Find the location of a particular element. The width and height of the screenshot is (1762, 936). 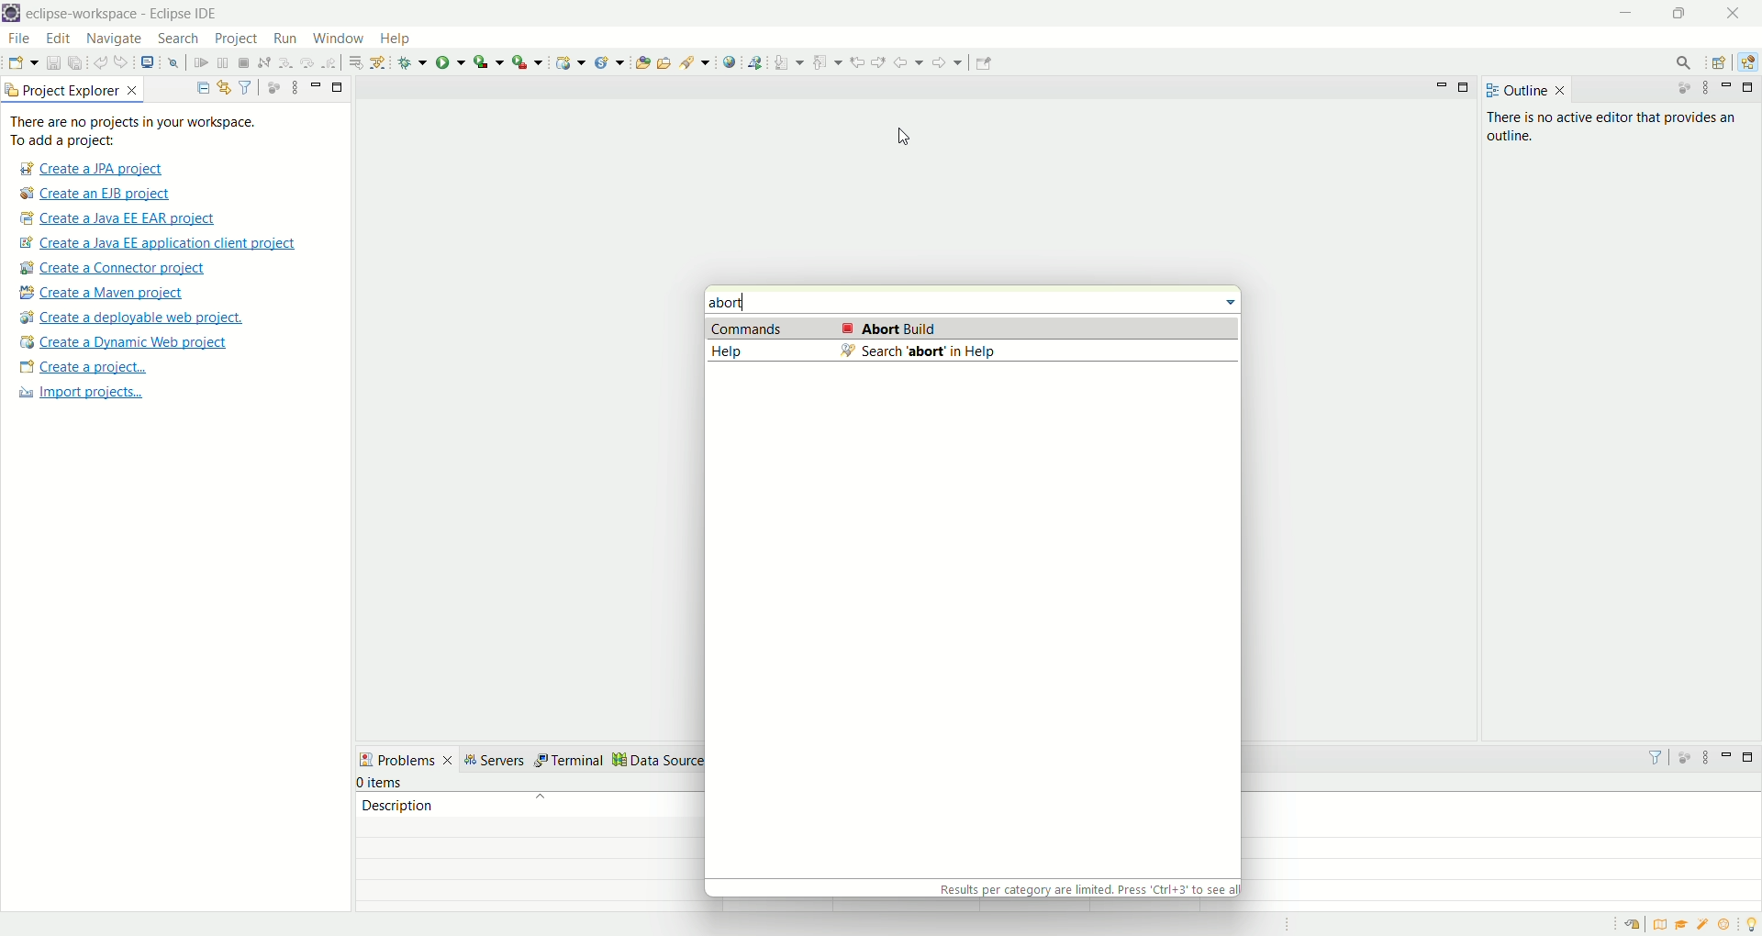

close is located at coordinates (1729, 14).